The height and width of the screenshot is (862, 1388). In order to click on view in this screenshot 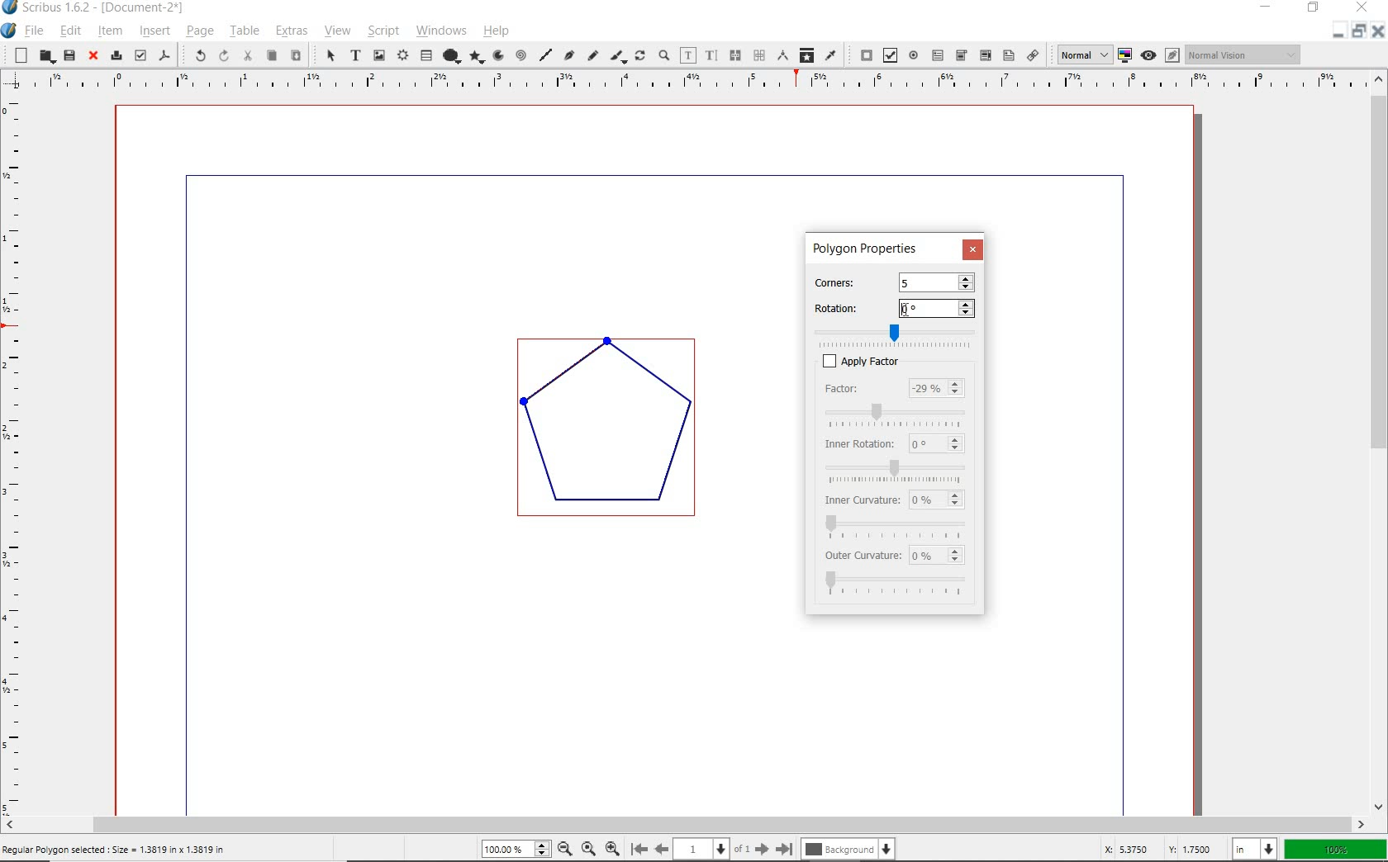, I will do `click(337, 32)`.